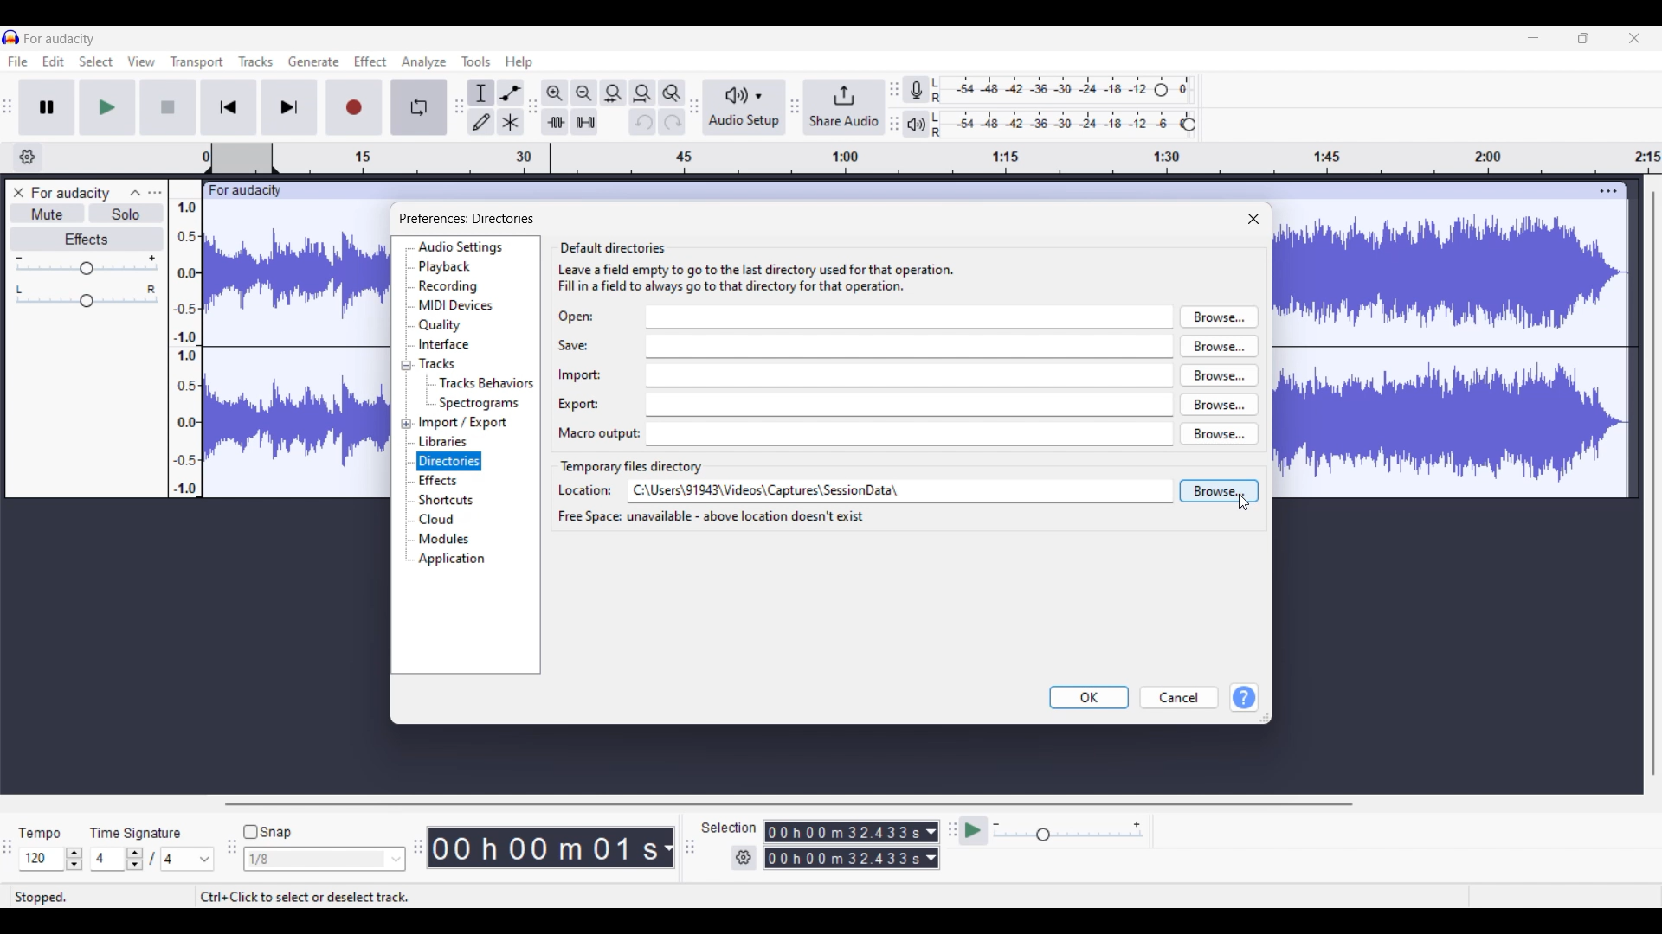 The image size is (1662, 934). I want to click on Spectrograms, so click(480, 404).